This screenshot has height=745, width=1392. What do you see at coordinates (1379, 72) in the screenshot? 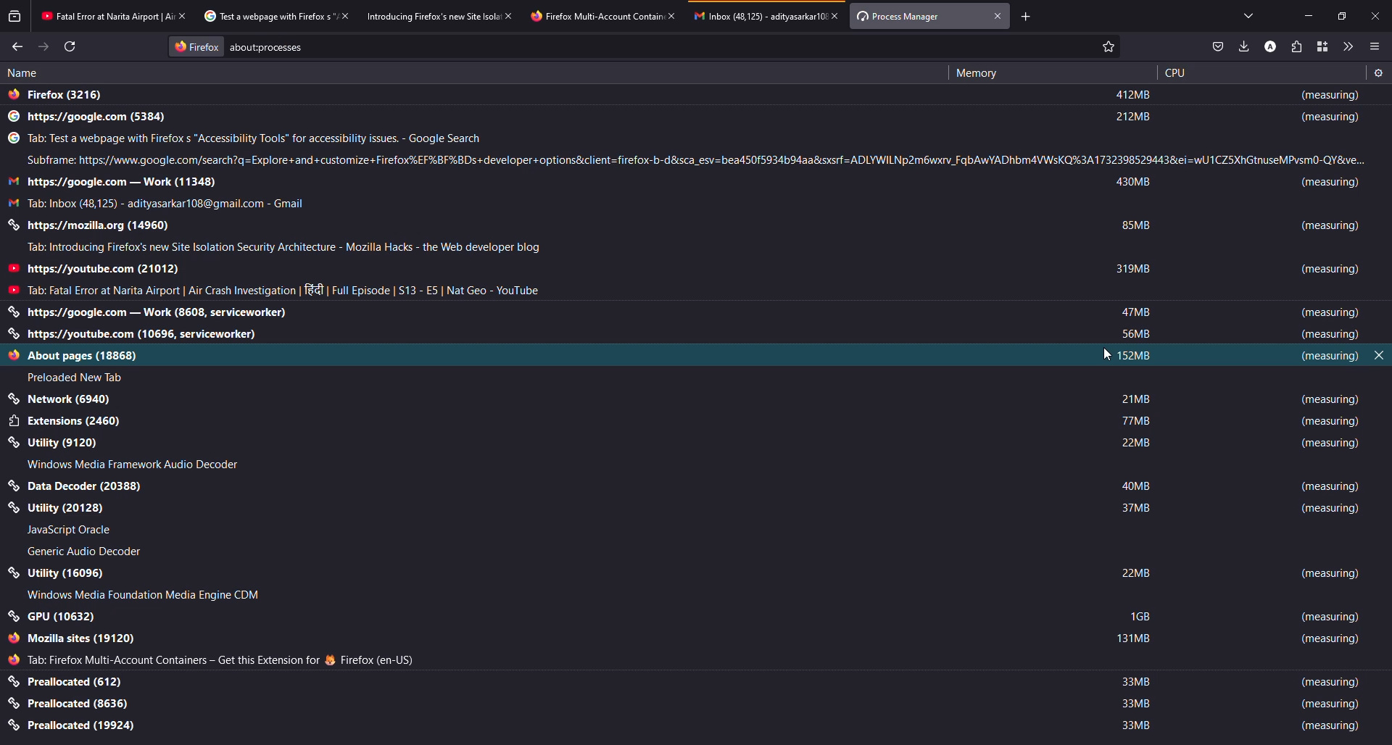
I see `setting` at bounding box center [1379, 72].